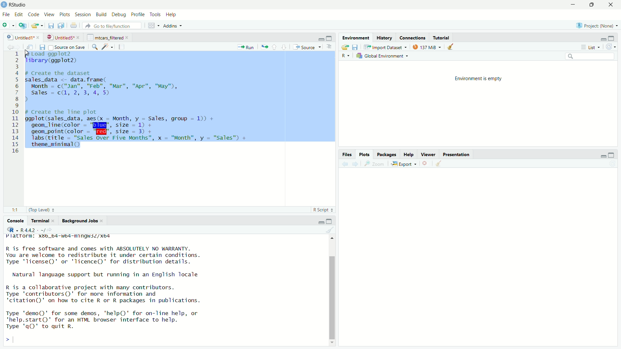  I want to click on clear all plots, so click(451, 47).